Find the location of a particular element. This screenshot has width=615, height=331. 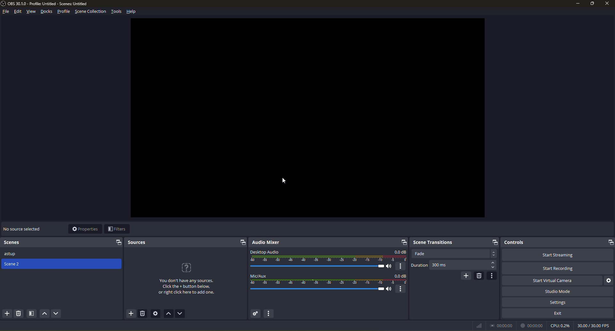

open scene filters is located at coordinates (32, 313).